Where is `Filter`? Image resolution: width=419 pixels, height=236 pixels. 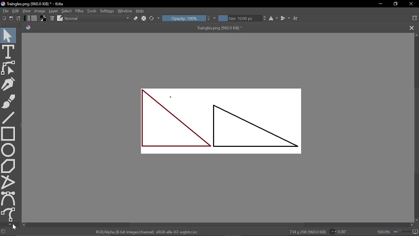
Filter is located at coordinates (80, 10).